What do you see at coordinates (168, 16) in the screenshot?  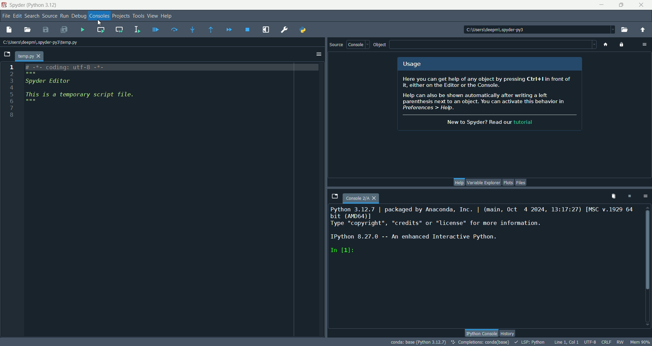 I see `help` at bounding box center [168, 16].